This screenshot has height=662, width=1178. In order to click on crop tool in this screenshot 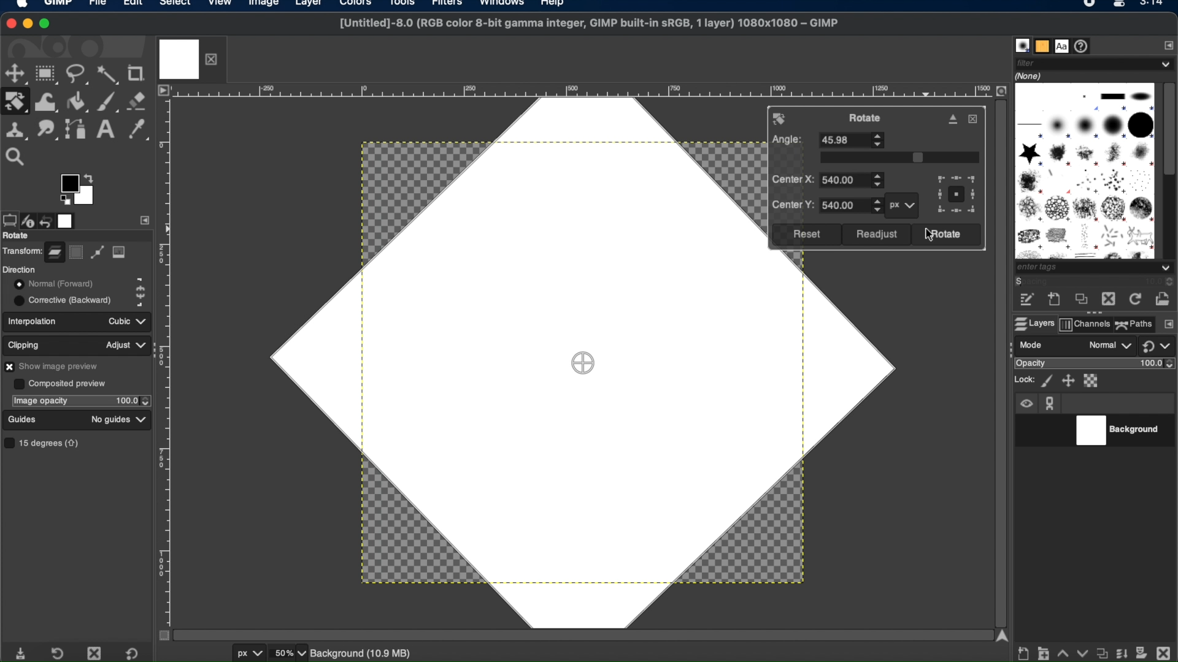, I will do `click(139, 73)`.